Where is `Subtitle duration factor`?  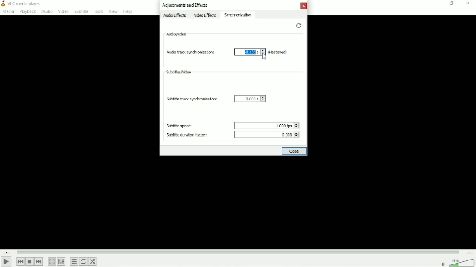
Subtitle duration factor is located at coordinates (187, 135).